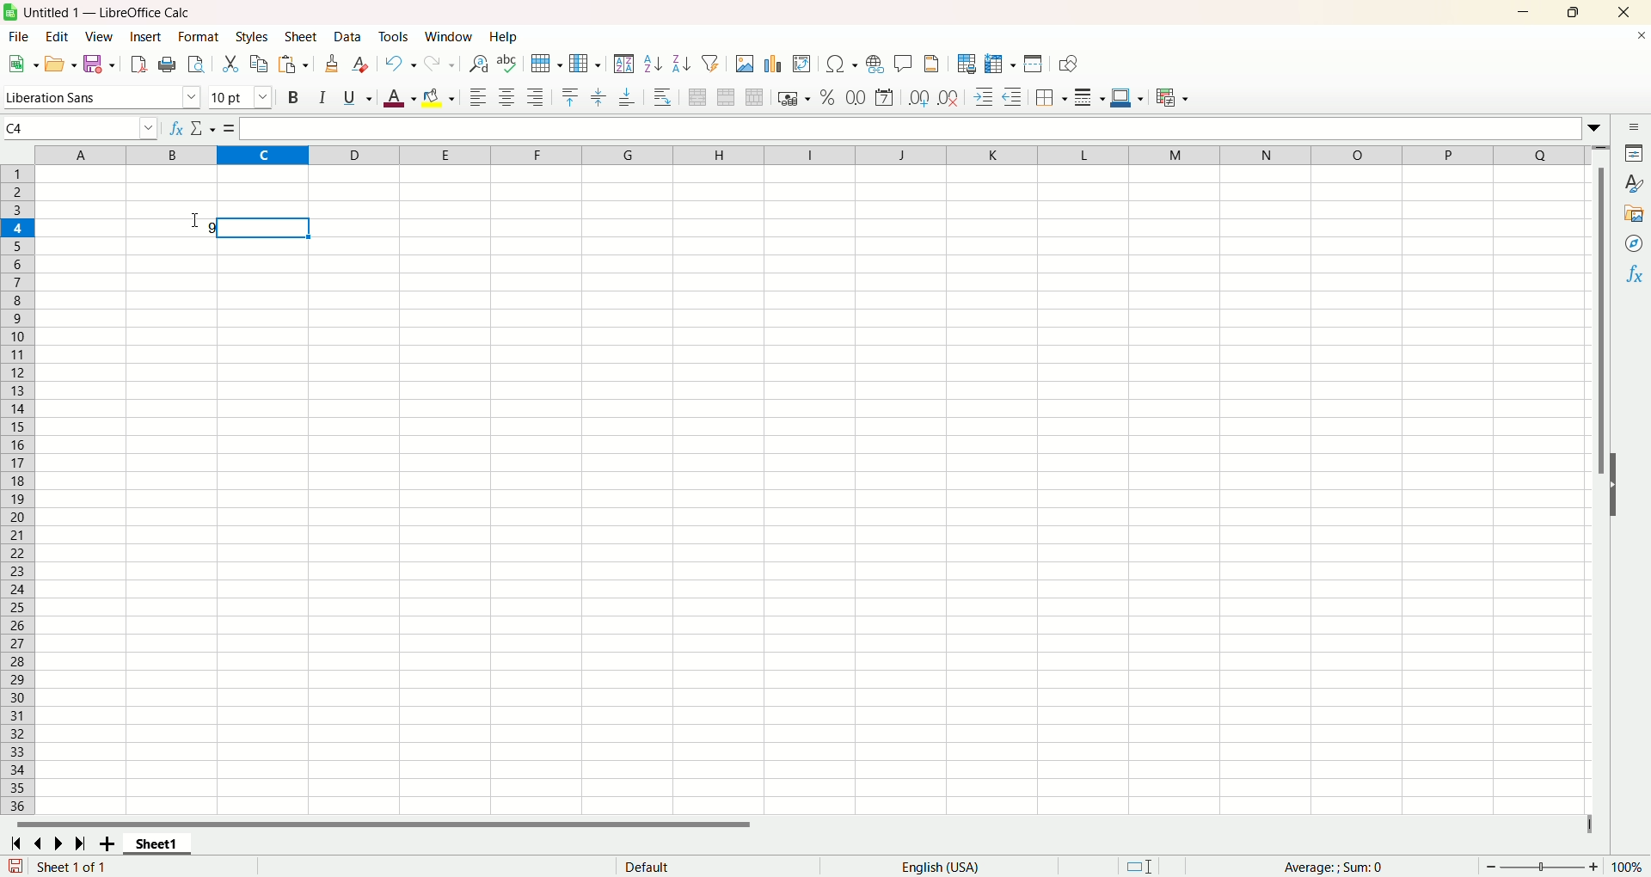 The width and height of the screenshot is (1651, 877). I want to click on insert hyperlink, so click(874, 66).